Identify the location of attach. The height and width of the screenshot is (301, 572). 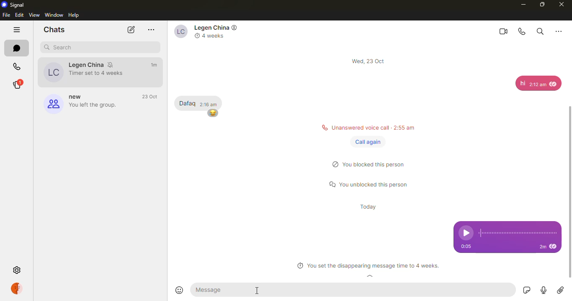
(560, 290).